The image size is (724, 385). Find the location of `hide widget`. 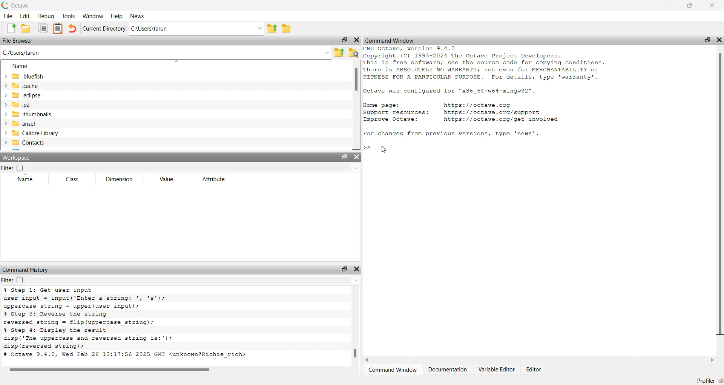

hide widget is located at coordinates (719, 39).